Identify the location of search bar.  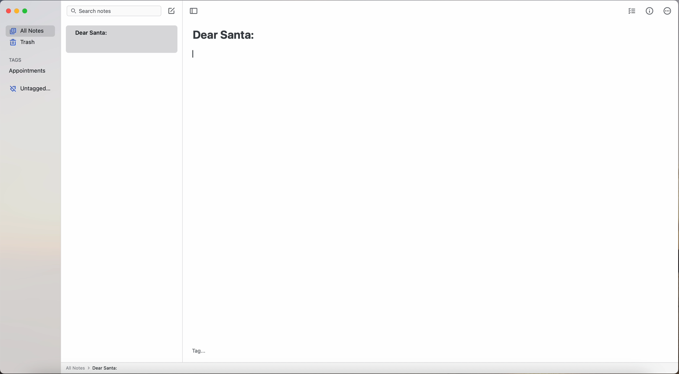
(113, 11).